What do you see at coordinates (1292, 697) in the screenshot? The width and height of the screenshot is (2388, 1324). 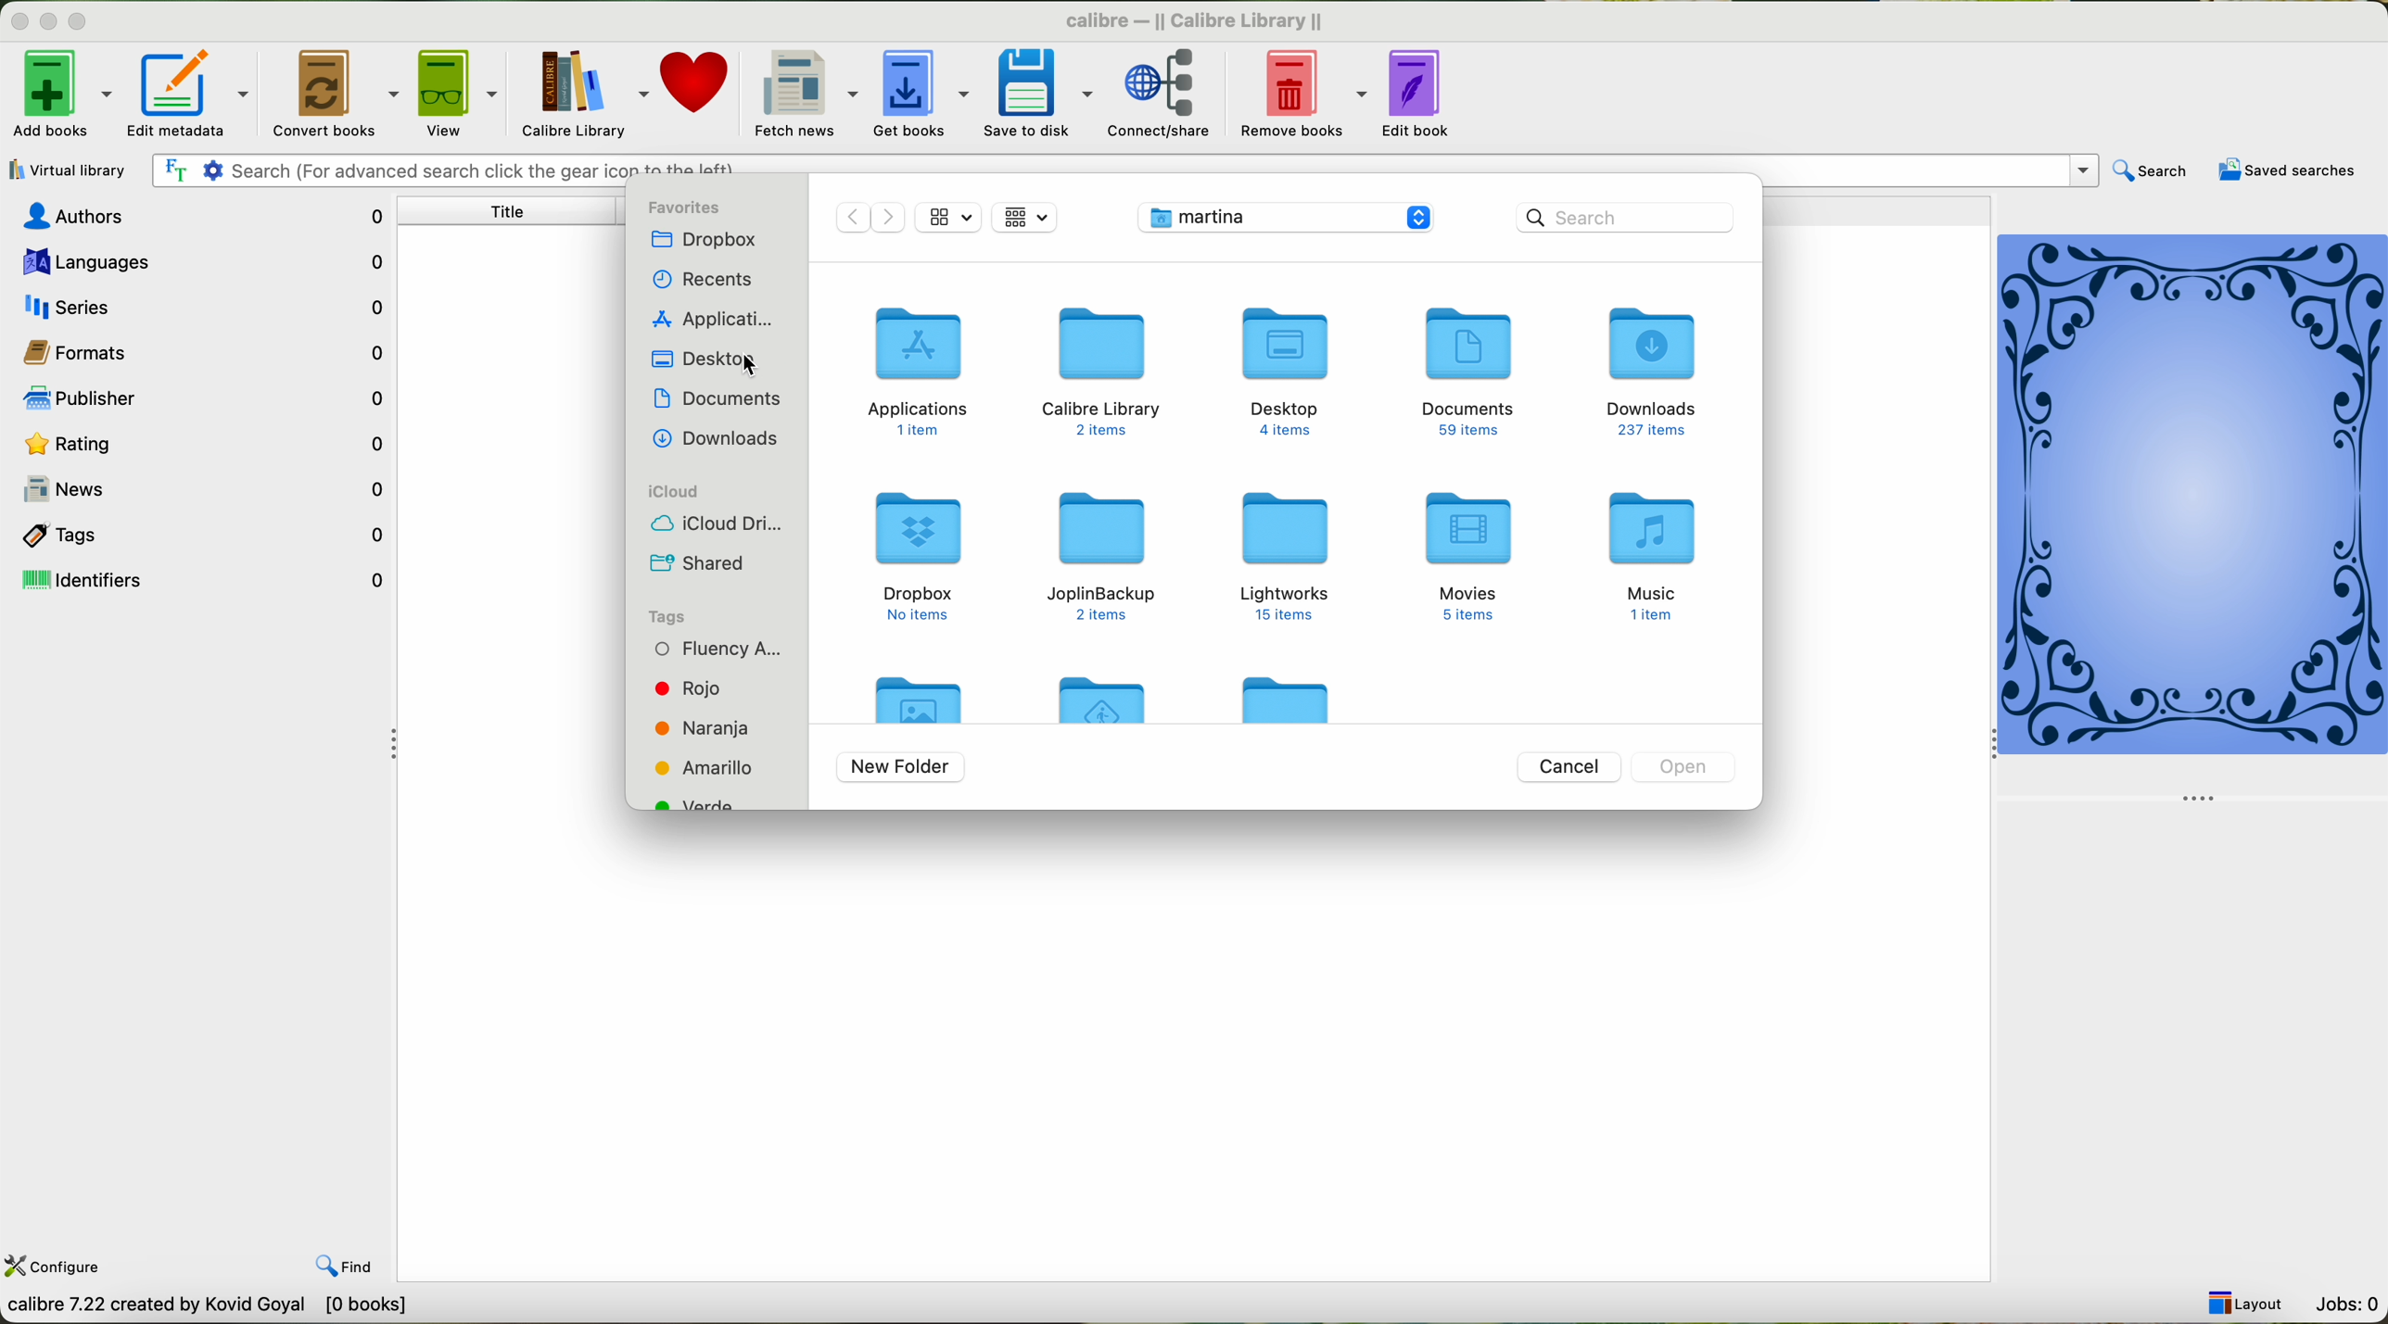 I see `folder` at bounding box center [1292, 697].